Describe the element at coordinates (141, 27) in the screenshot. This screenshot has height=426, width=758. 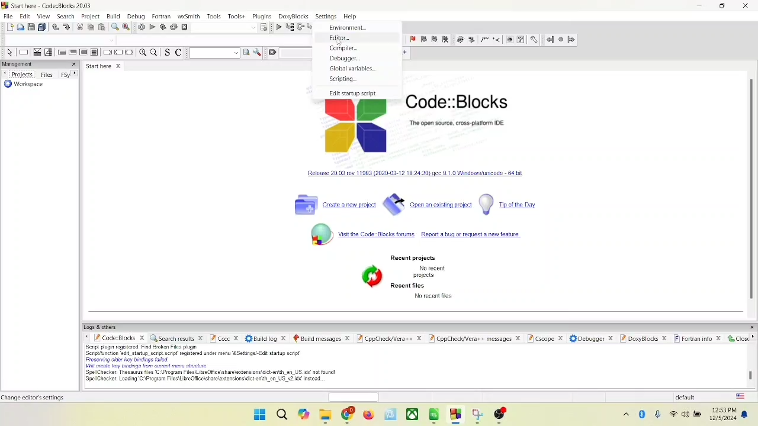
I see `build` at that location.